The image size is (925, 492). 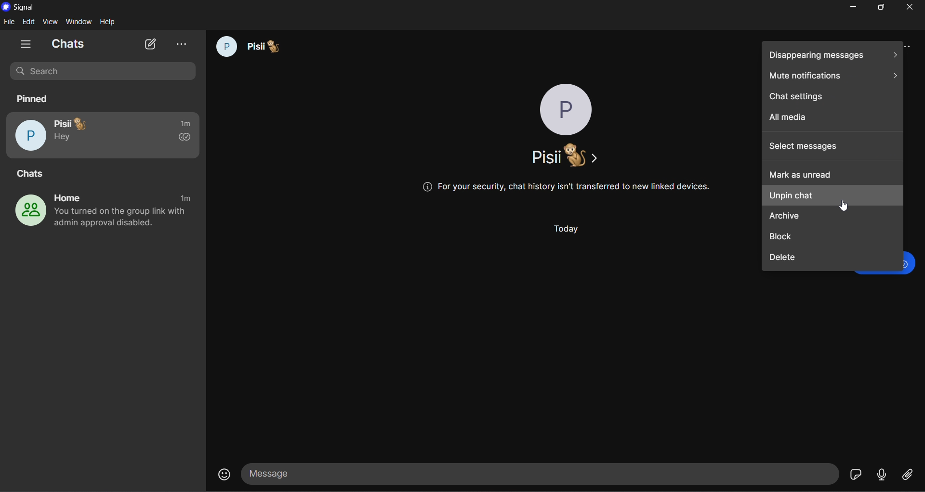 What do you see at coordinates (10, 21) in the screenshot?
I see `file` at bounding box center [10, 21].